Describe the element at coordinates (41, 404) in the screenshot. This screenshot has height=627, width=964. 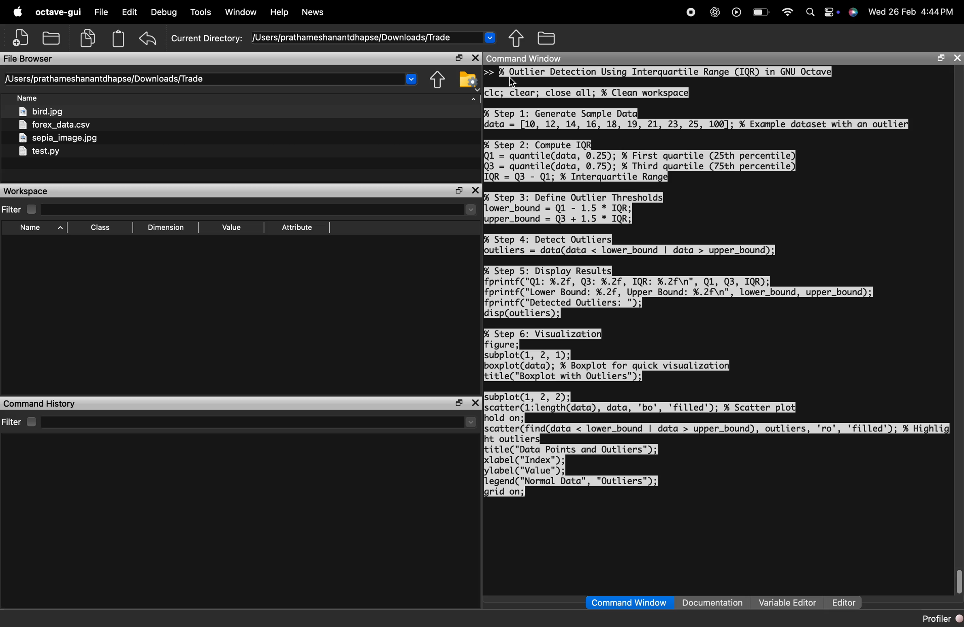
I see `Command History` at that location.